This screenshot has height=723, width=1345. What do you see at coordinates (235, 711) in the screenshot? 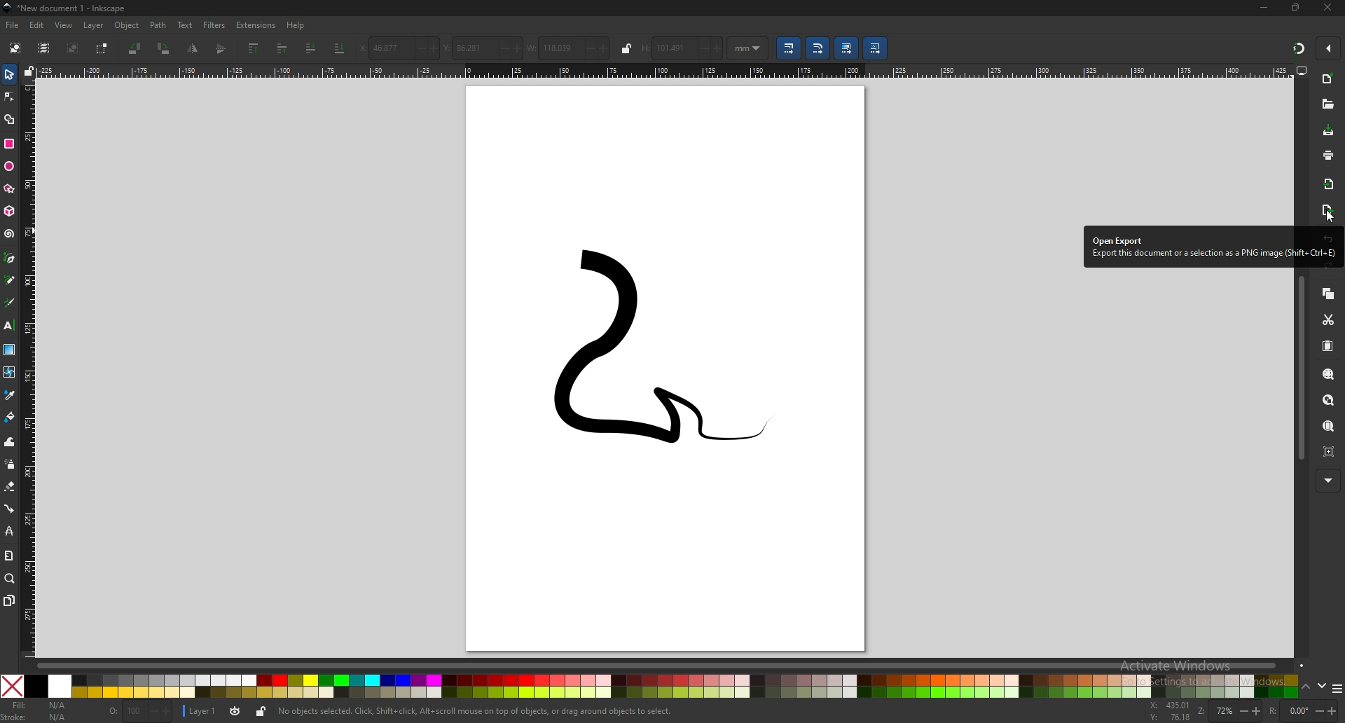
I see `toggle visibility` at bounding box center [235, 711].